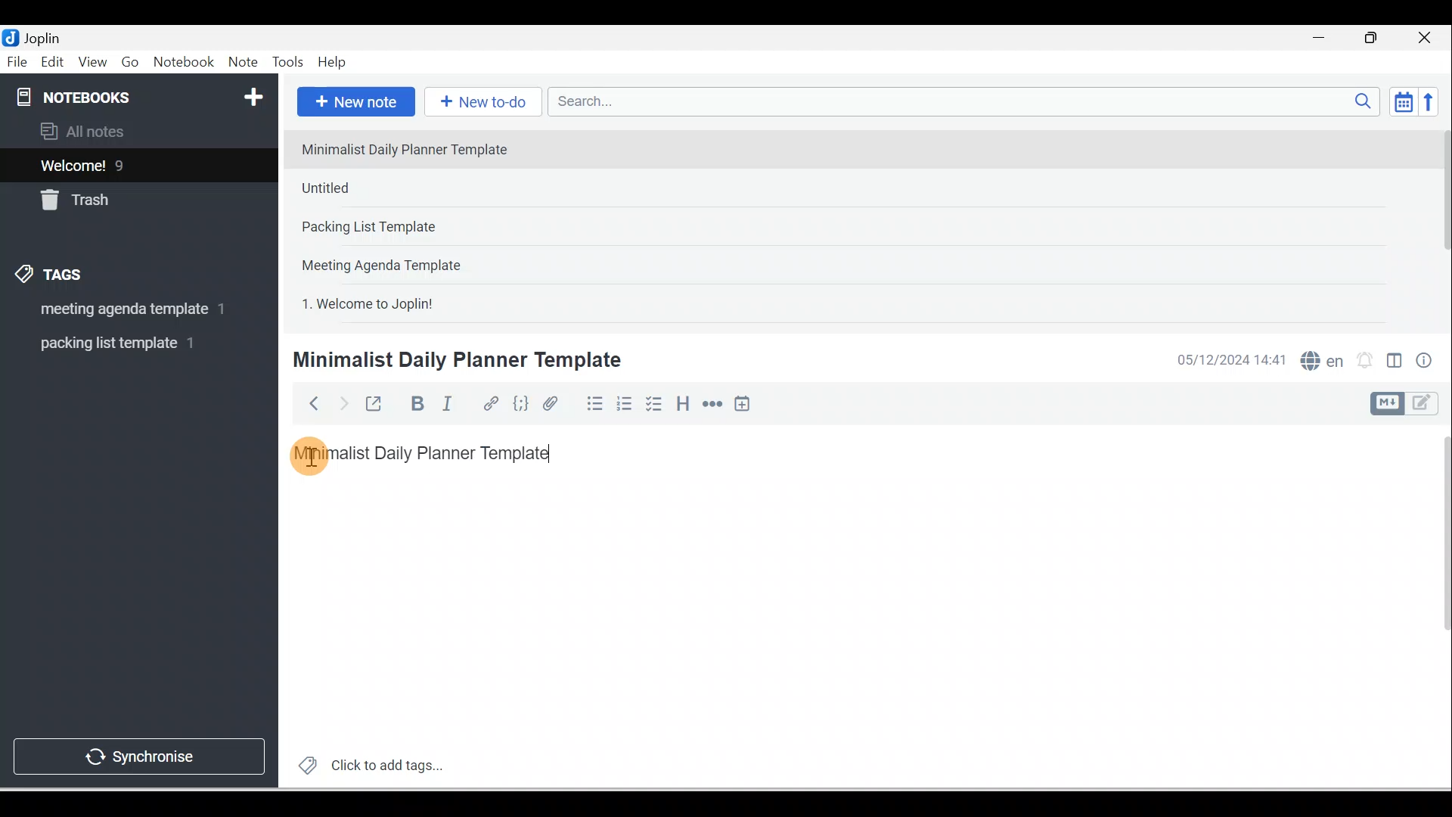 This screenshot has height=817, width=1452. Describe the element at coordinates (46, 36) in the screenshot. I see `Joplin` at that location.